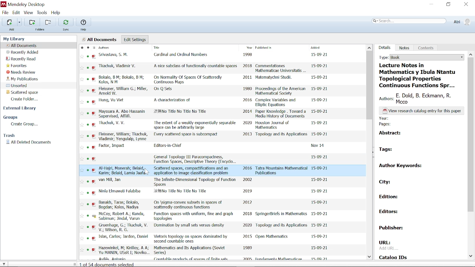 The image size is (475, 267). I want to click on title, so click(194, 216).